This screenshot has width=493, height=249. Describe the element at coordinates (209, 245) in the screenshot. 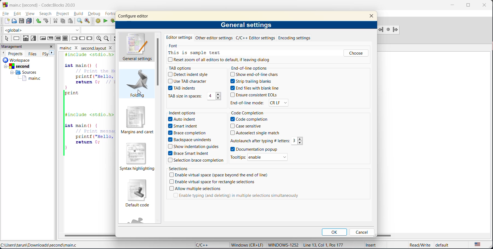

I see `language` at that location.